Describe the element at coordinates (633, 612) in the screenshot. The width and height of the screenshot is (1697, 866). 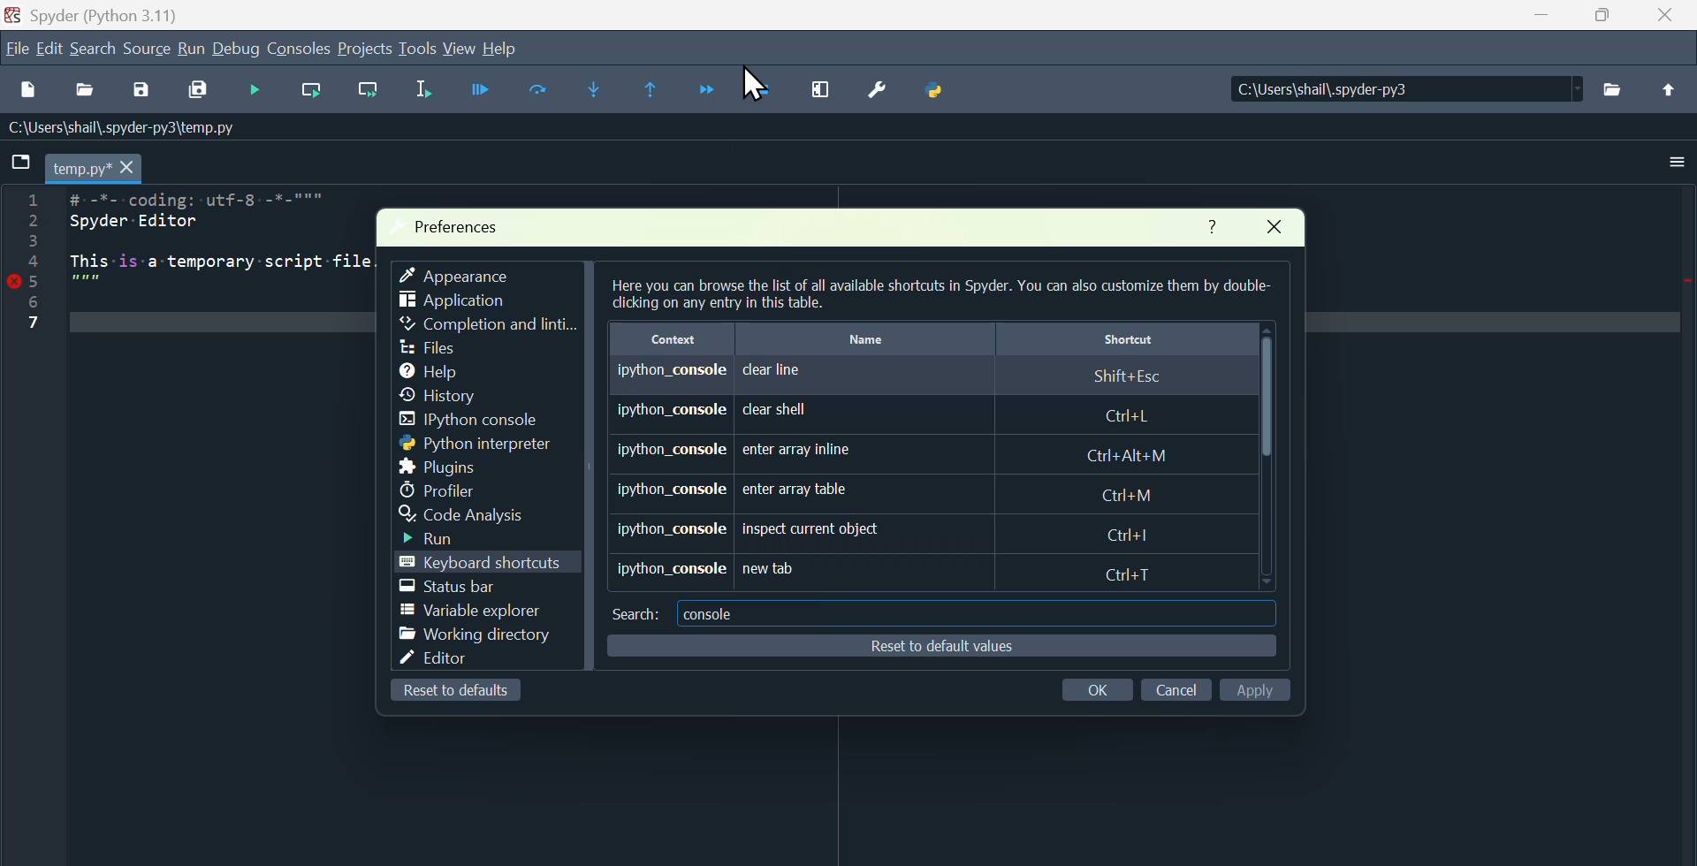
I see `search` at that location.